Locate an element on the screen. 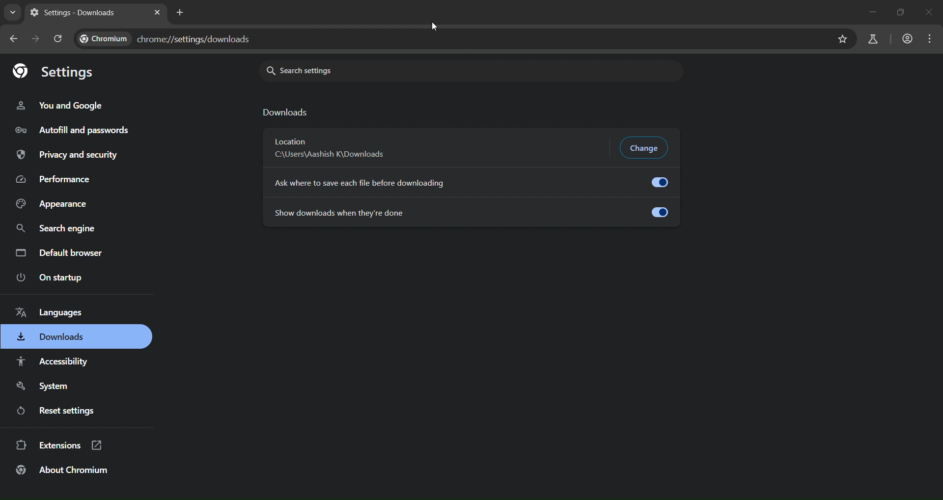 The height and width of the screenshot is (500, 943). change is located at coordinates (645, 147).